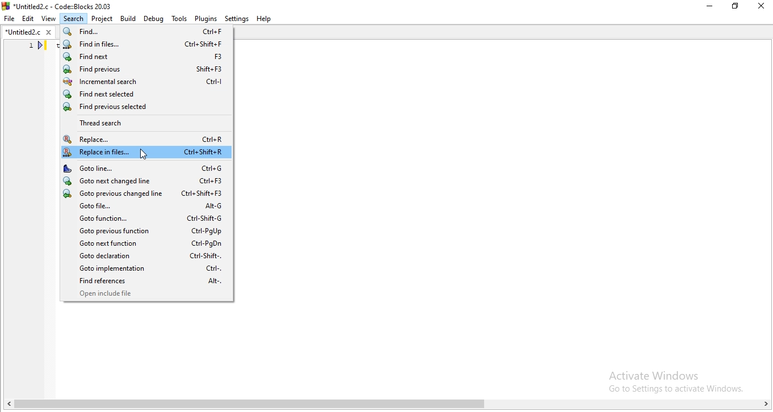 The height and width of the screenshot is (412, 773). What do you see at coordinates (145, 140) in the screenshot?
I see `Replace..` at bounding box center [145, 140].